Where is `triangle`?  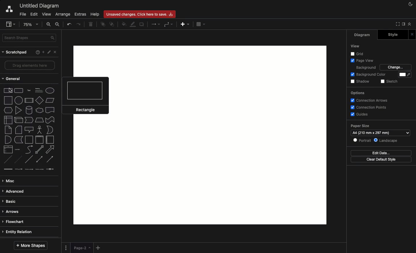
triangle is located at coordinates (18, 110).